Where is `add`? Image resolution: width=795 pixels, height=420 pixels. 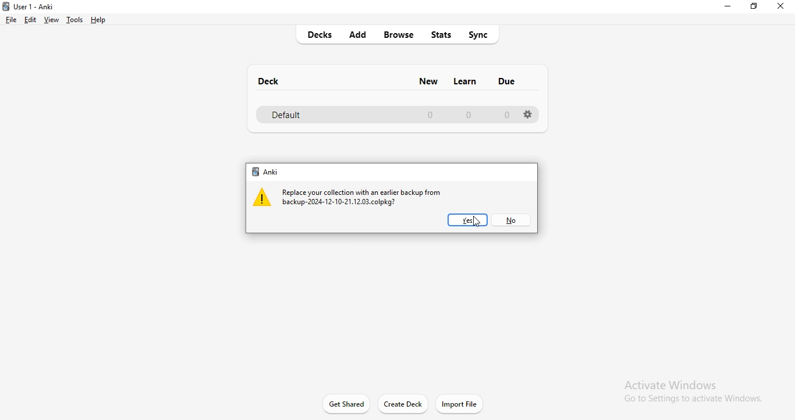 add is located at coordinates (360, 34).